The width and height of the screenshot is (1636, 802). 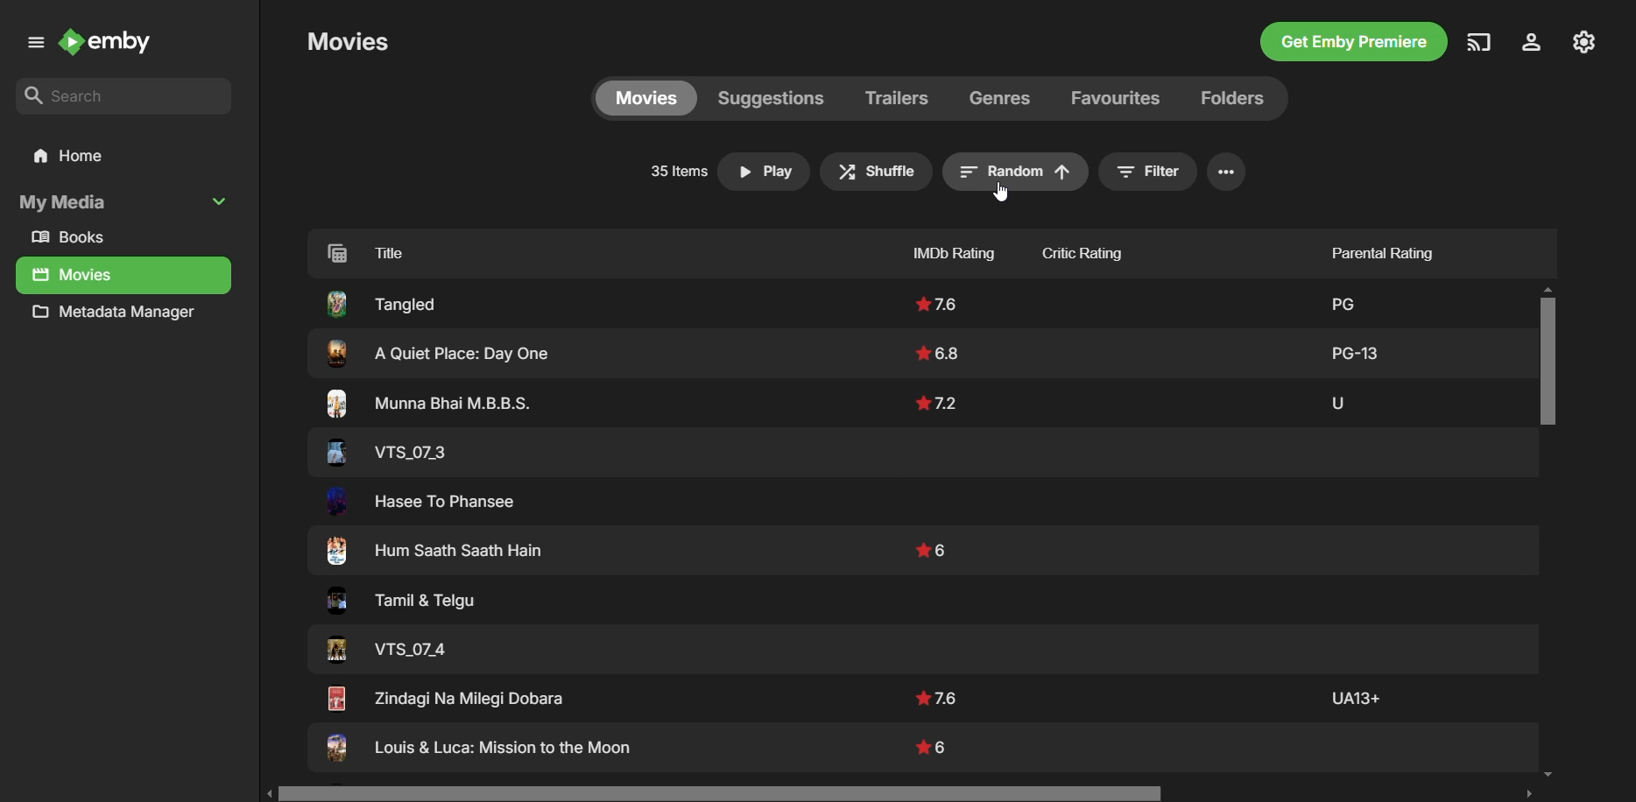 What do you see at coordinates (1586, 40) in the screenshot?
I see `Manage Emby Server` at bounding box center [1586, 40].